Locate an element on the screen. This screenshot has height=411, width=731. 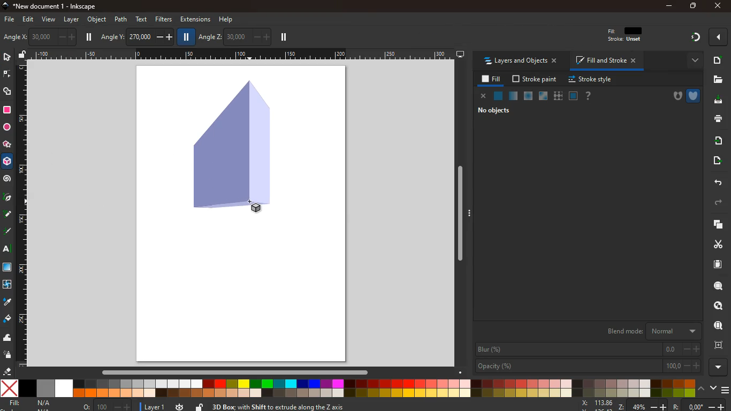
message is located at coordinates (377, 406).